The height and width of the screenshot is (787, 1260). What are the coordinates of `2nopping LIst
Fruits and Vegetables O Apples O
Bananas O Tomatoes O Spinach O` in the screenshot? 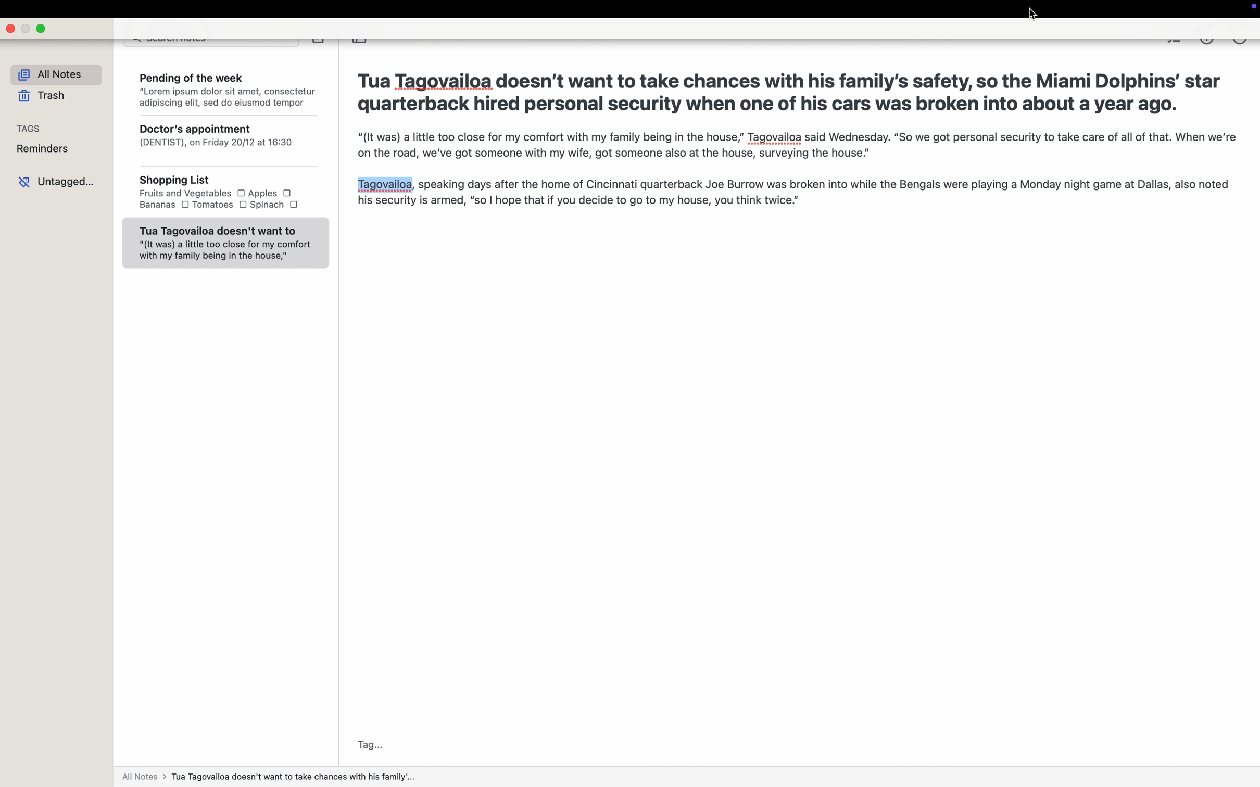 It's located at (224, 194).